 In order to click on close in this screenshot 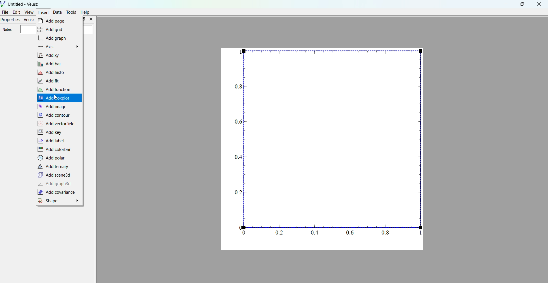, I will do `click(91, 19)`.